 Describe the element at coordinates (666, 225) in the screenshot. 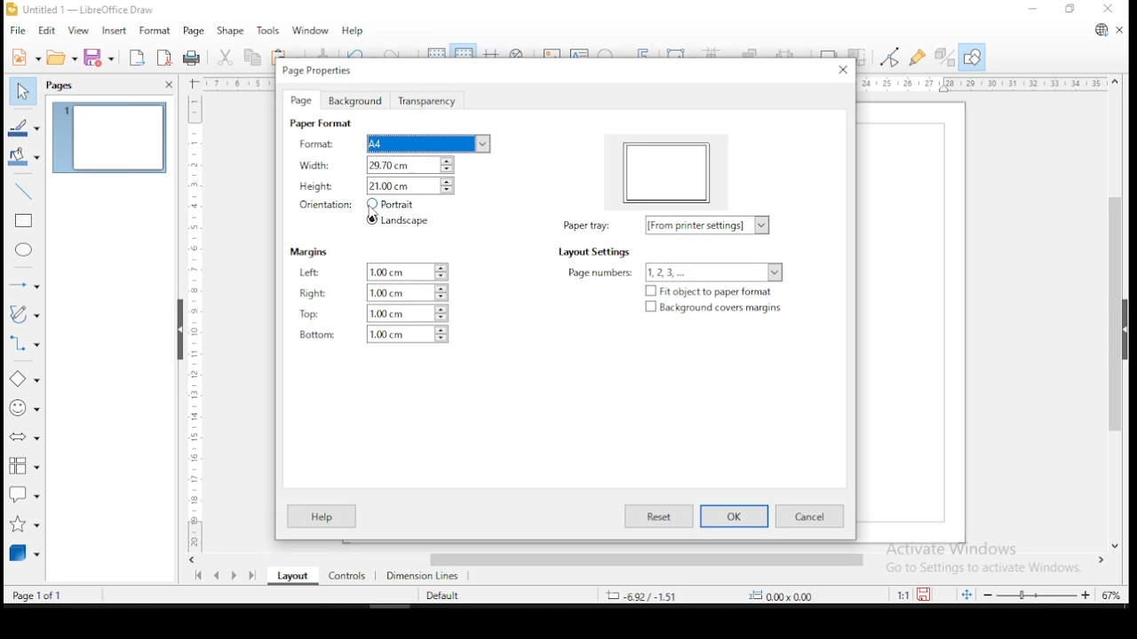

I see `layout settings` at that location.